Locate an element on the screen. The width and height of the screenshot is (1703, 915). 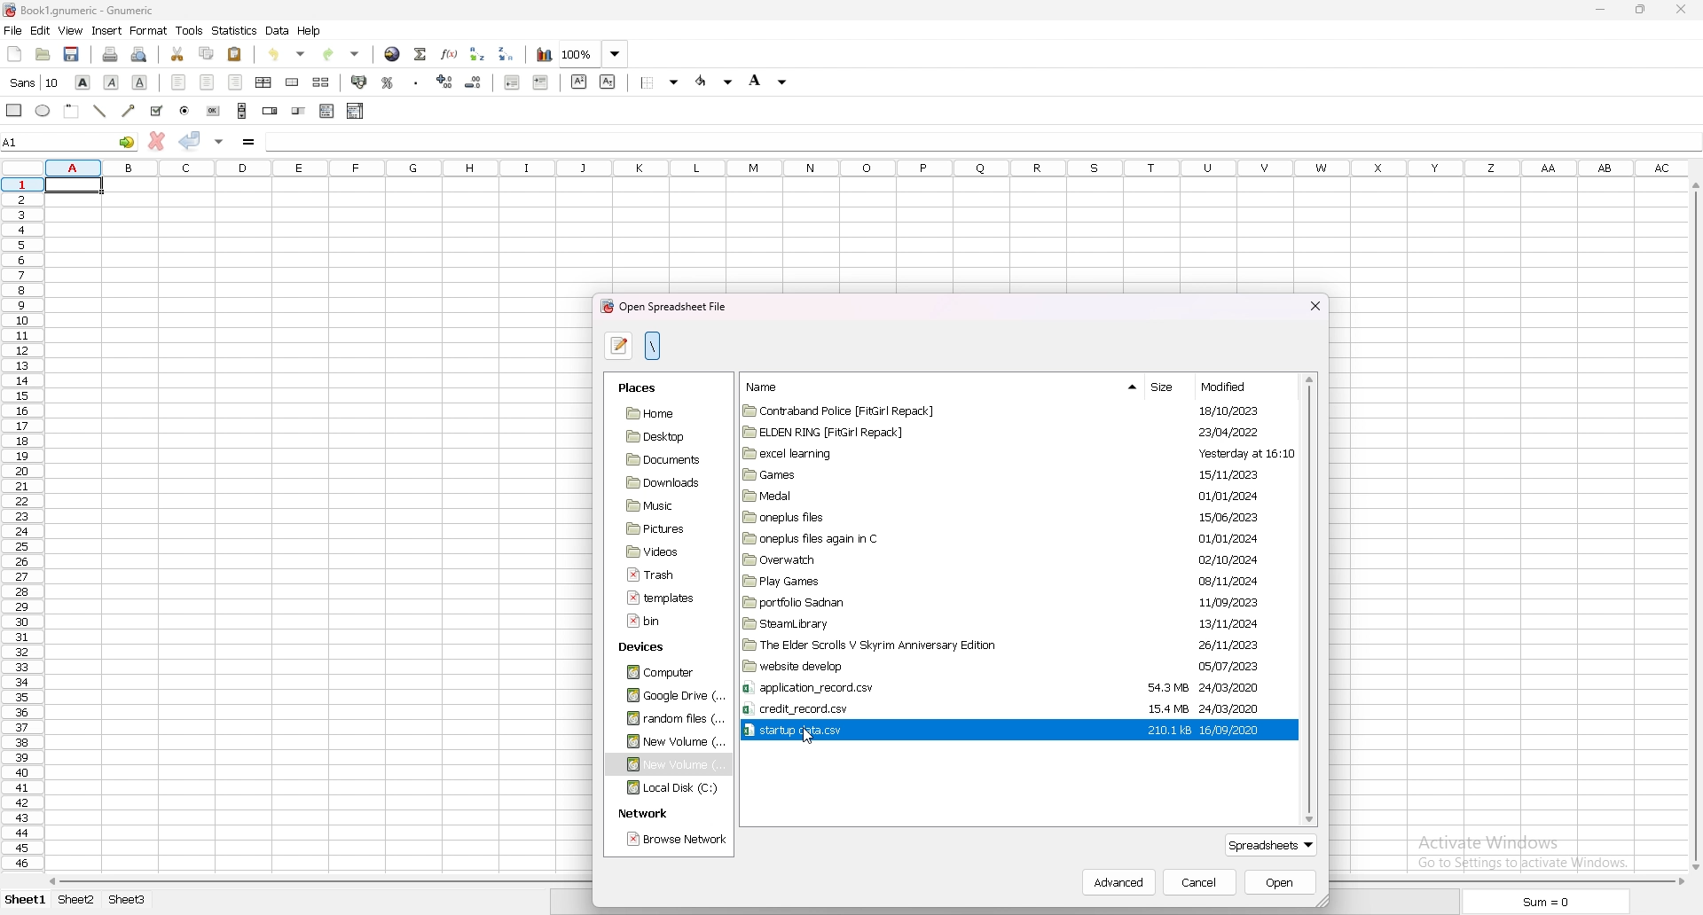
percentage is located at coordinates (388, 82).